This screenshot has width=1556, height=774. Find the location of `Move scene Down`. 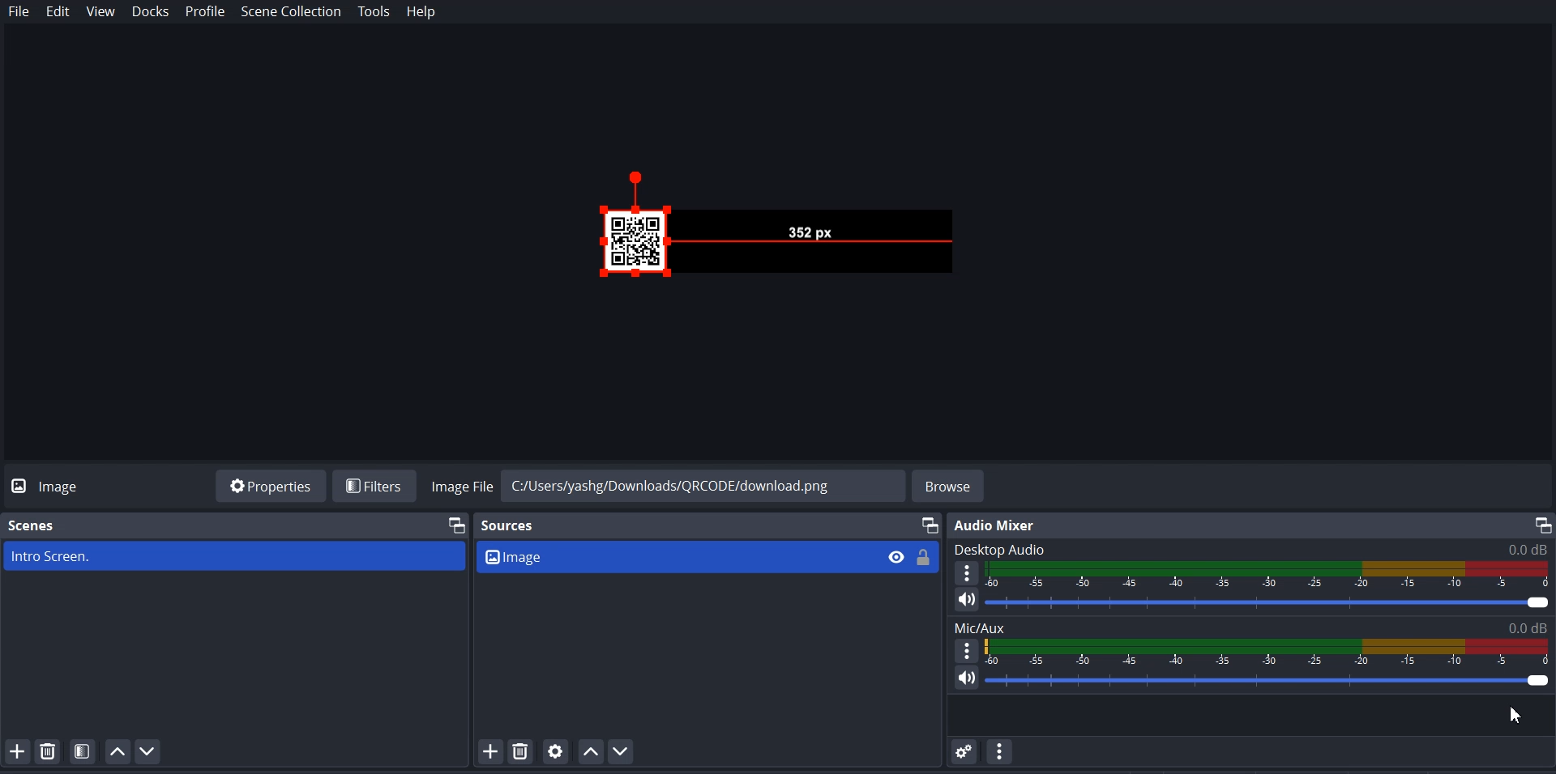

Move scene Down is located at coordinates (148, 751).